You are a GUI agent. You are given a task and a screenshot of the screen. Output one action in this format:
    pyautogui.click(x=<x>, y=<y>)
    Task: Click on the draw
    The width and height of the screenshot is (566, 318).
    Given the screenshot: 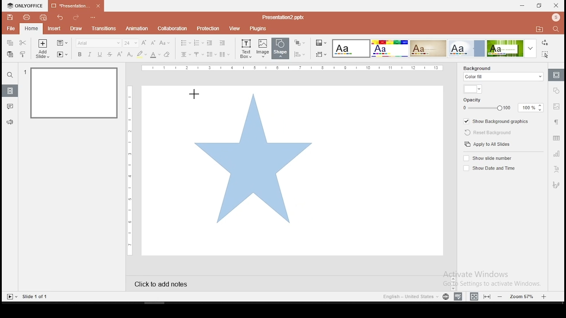 What is the action you would take?
    pyautogui.click(x=76, y=29)
    